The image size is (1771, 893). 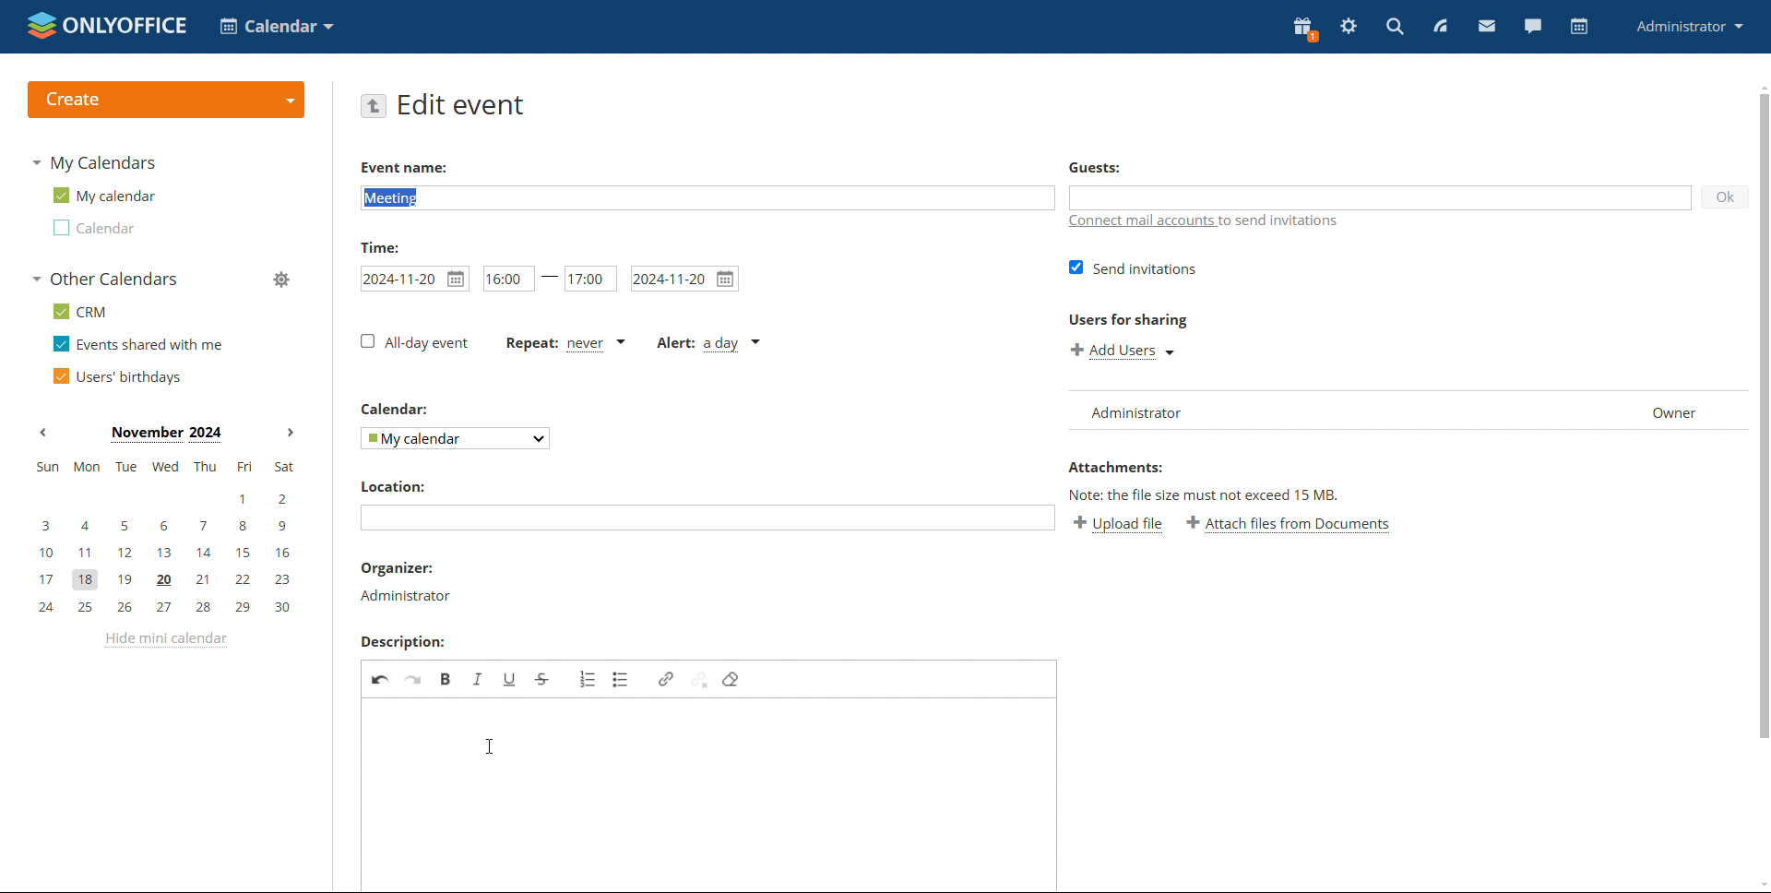 What do you see at coordinates (684, 278) in the screenshot?
I see `end date` at bounding box center [684, 278].